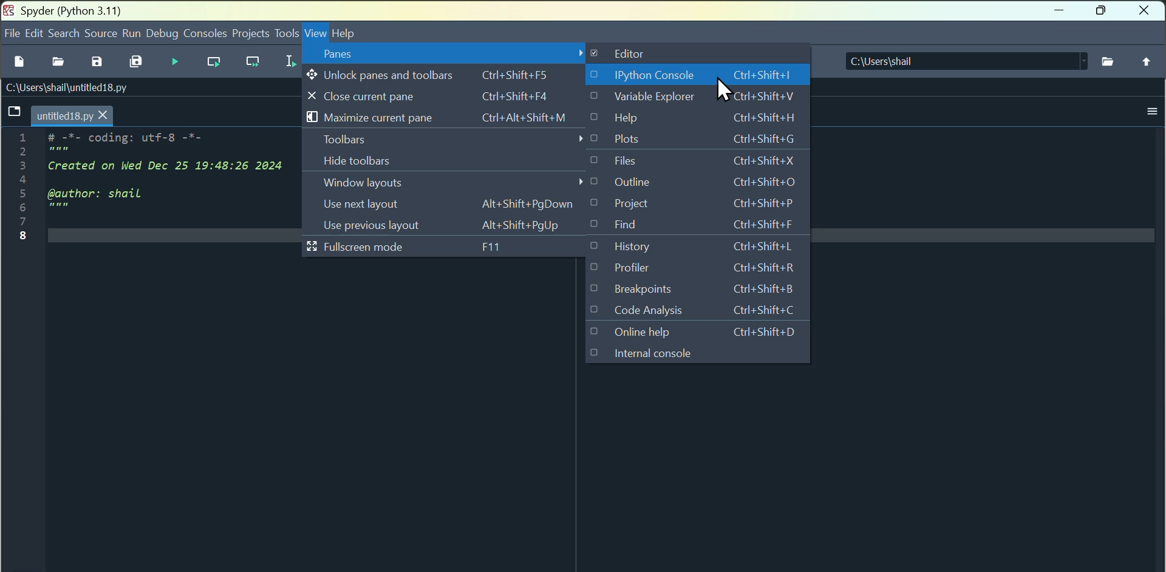 This screenshot has height=572, width=1166. I want to click on Cursor, so click(725, 89).